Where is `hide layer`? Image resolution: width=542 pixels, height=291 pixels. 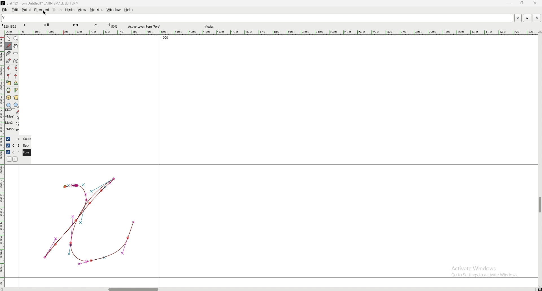 hide layer is located at coordinates (8, 139).